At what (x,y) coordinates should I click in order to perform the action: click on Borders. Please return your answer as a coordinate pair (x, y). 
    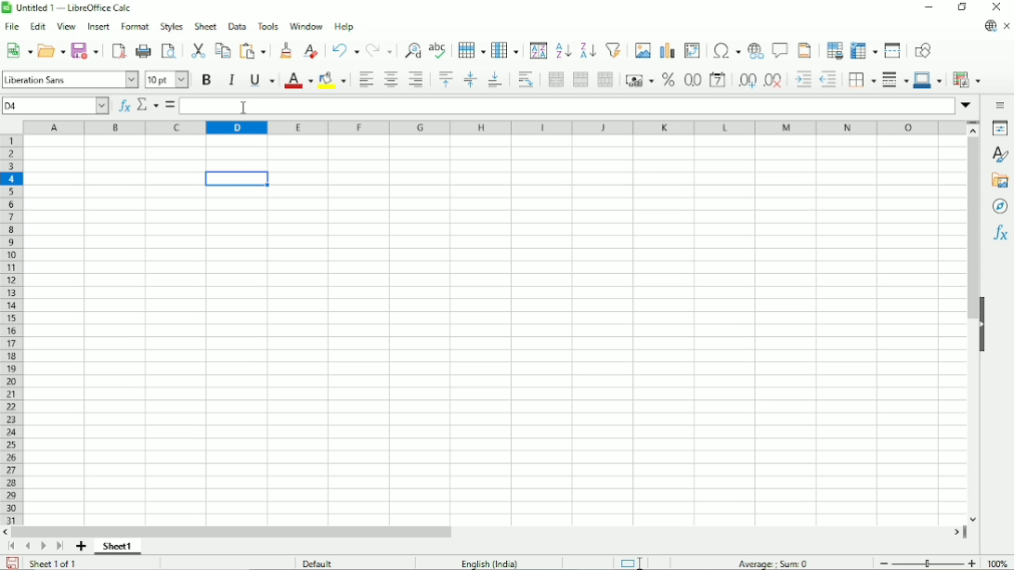
    Looking at the image, I should click on (864, 81).